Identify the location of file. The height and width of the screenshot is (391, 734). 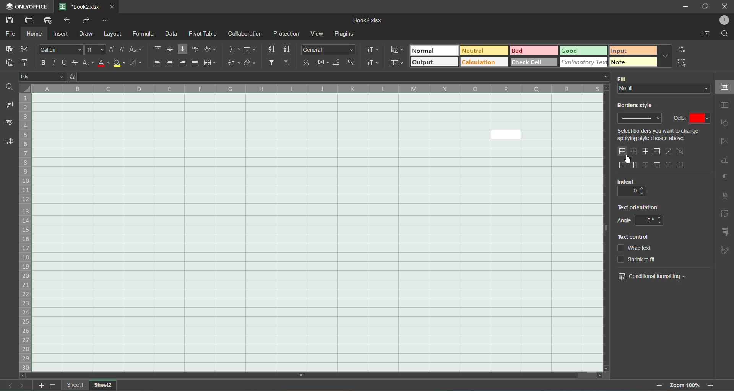
(9, 34).